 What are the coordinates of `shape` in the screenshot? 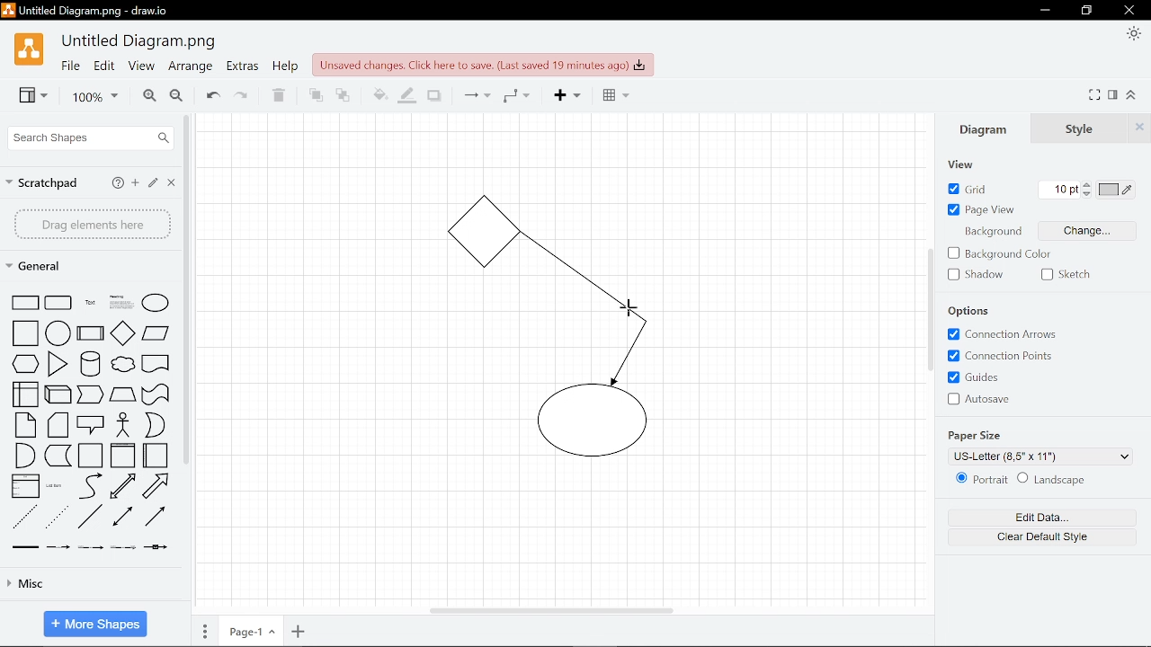 It's located at (156, 335).